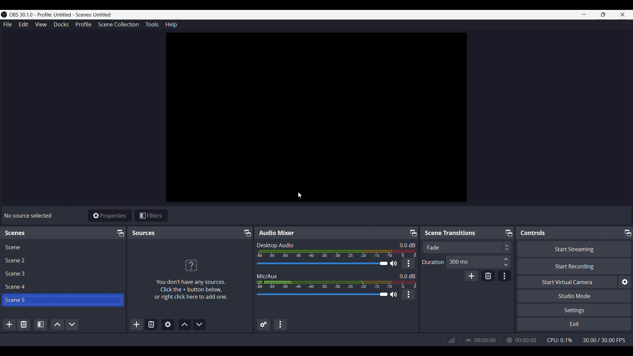  I want to click on Minimize, so click(627, 232).